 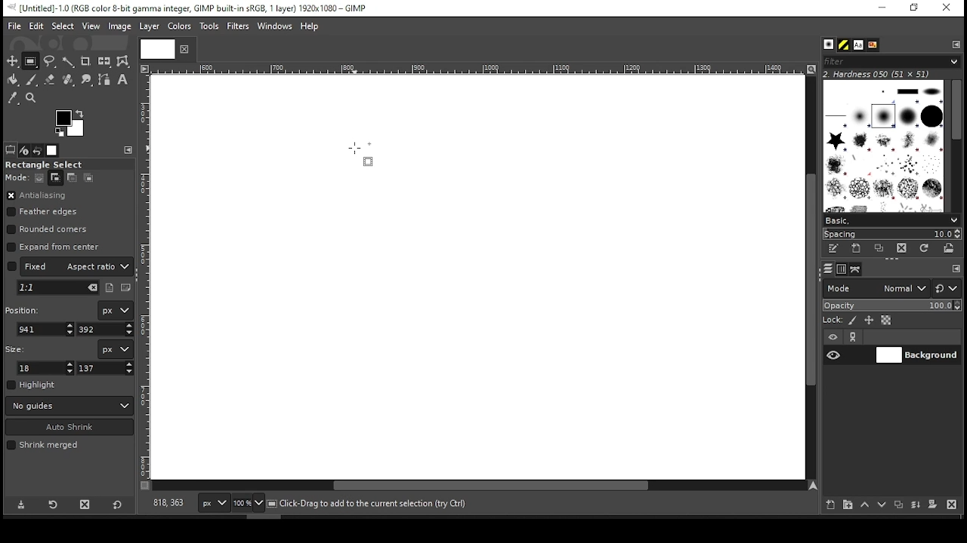 What do you see at coordinates (883, 146) in the screenshot?
I see `brushes` at bounding box center [883, 146].